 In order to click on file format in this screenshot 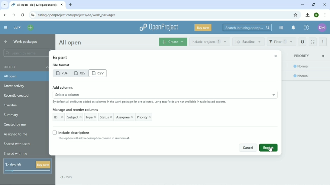, I will do `click(61, 65)`.